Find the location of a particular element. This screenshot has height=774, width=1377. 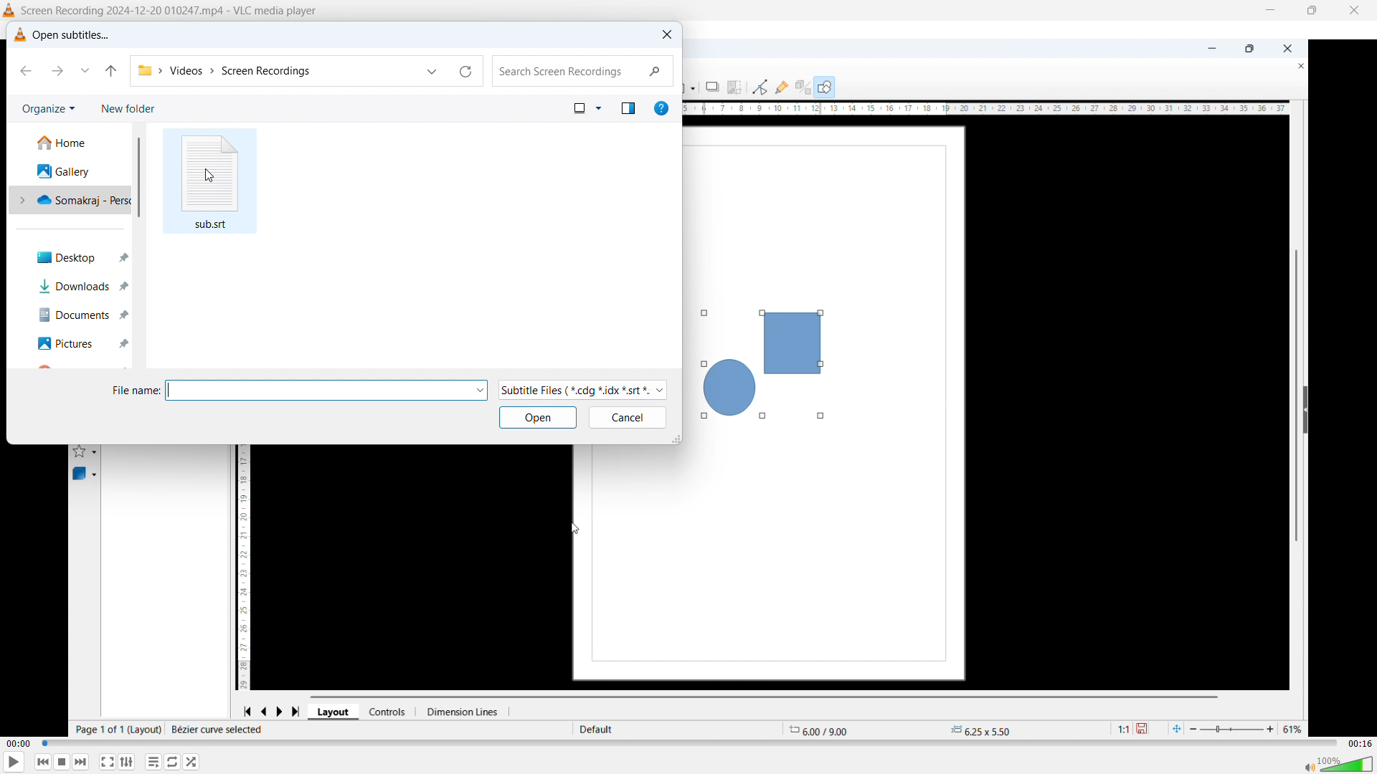

shadow is located at coordinates (712, 86).